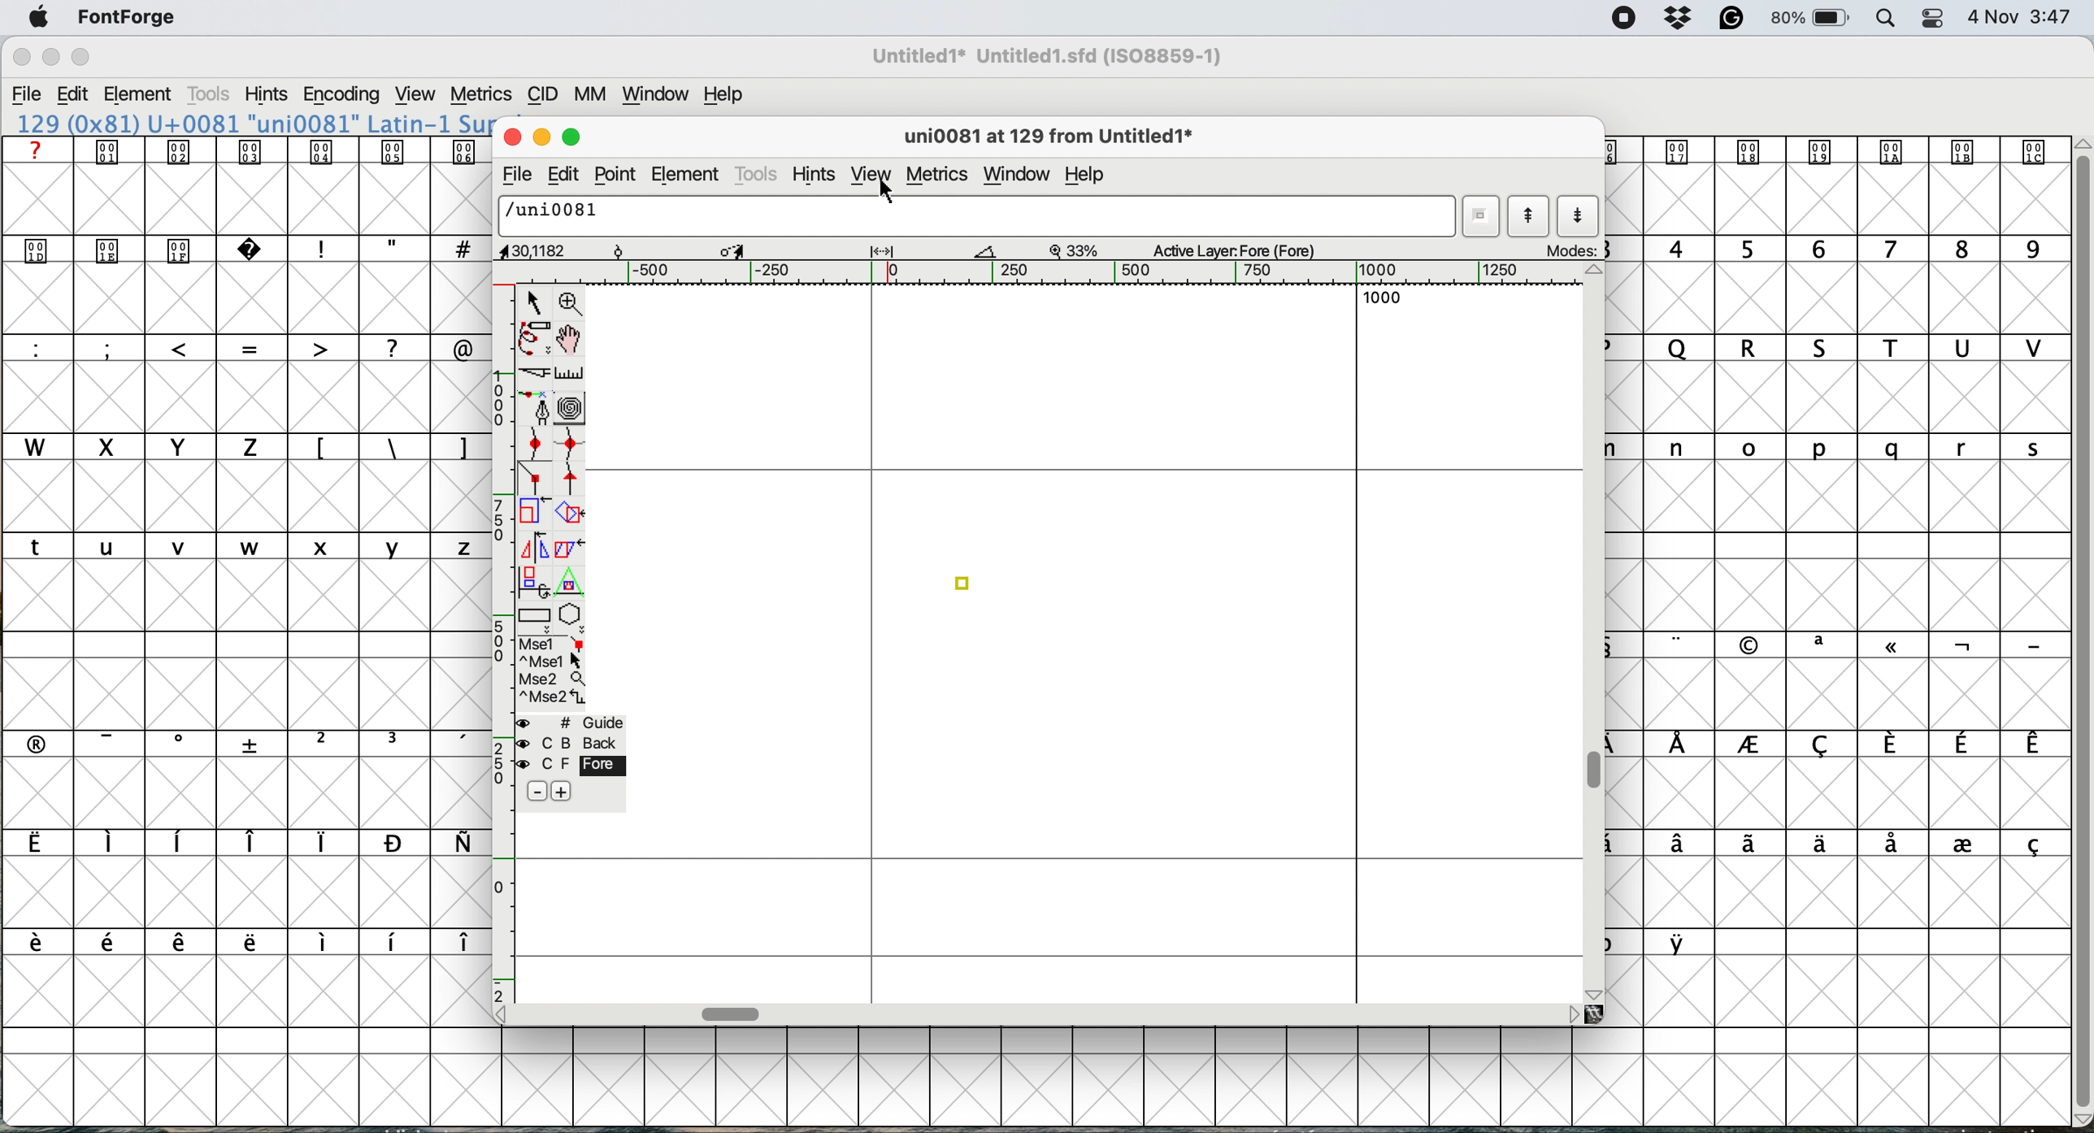  I want to click on Date, so click(1992, 17).